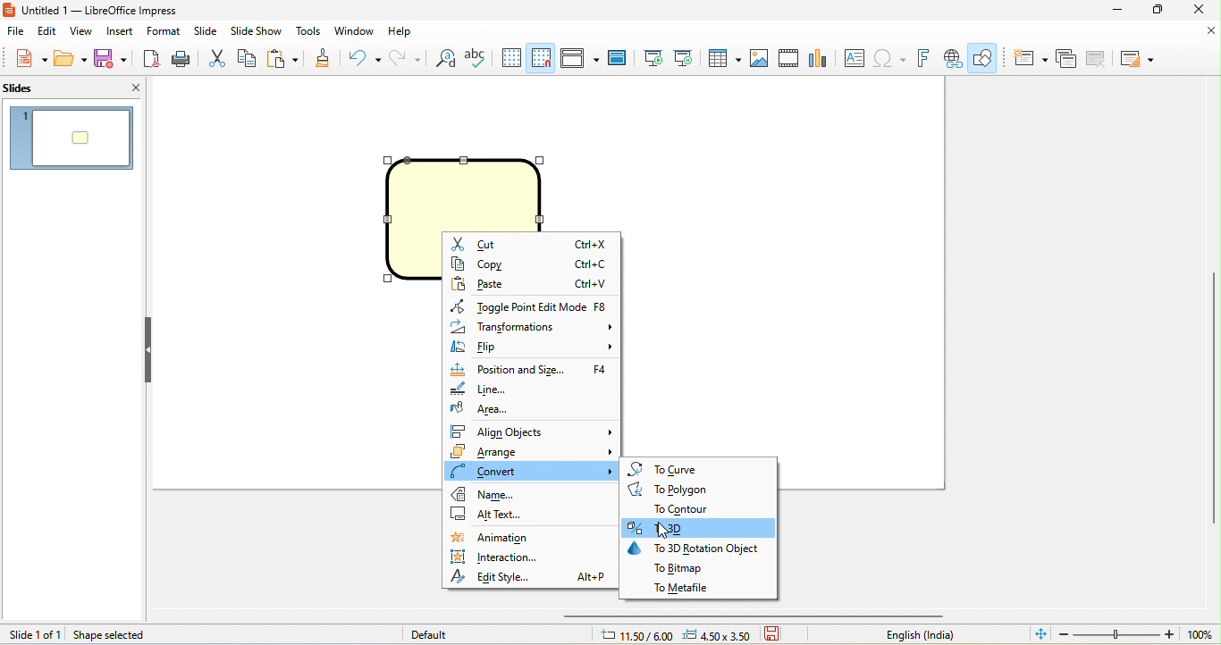 This screenshot has height=645, width=1221. Describe the element at coordinates (543, 58) in the screenshot. I see `snap to grid` at that location.